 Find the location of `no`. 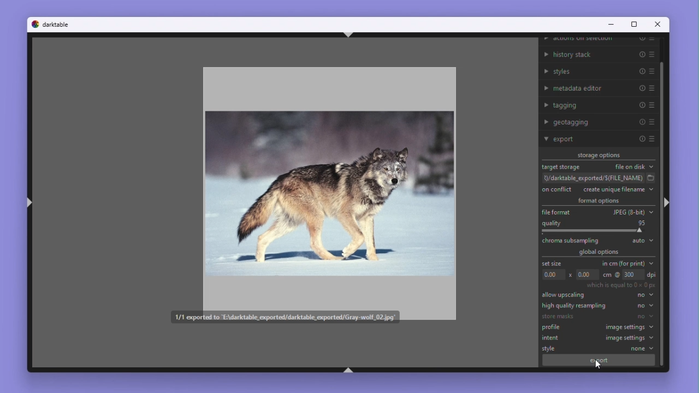

no is located at coordinates (646, 305).